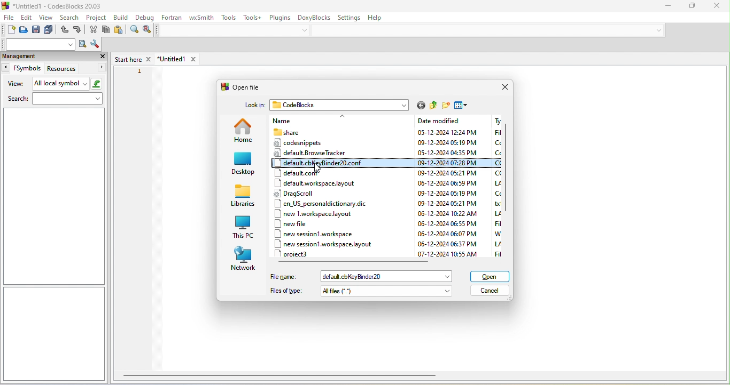 This screenshot has height=385, width=730. Describe the element at coordinates (340, 106) in the screenshot. I see `code blocks` at that location.